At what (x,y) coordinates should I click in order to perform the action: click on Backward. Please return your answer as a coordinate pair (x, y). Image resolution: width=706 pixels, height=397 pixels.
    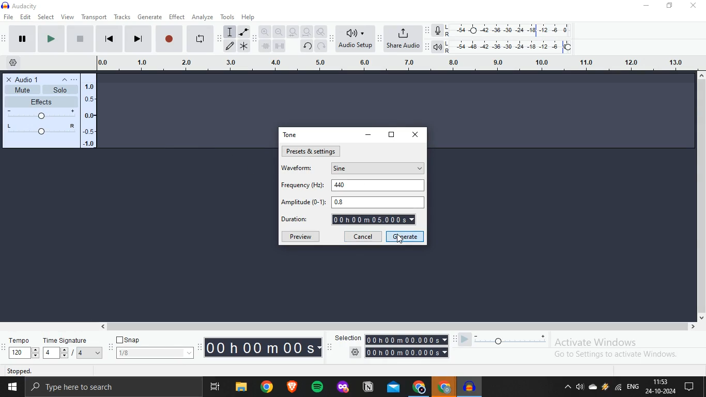
    Looking at the image, I should click on (112, 39).